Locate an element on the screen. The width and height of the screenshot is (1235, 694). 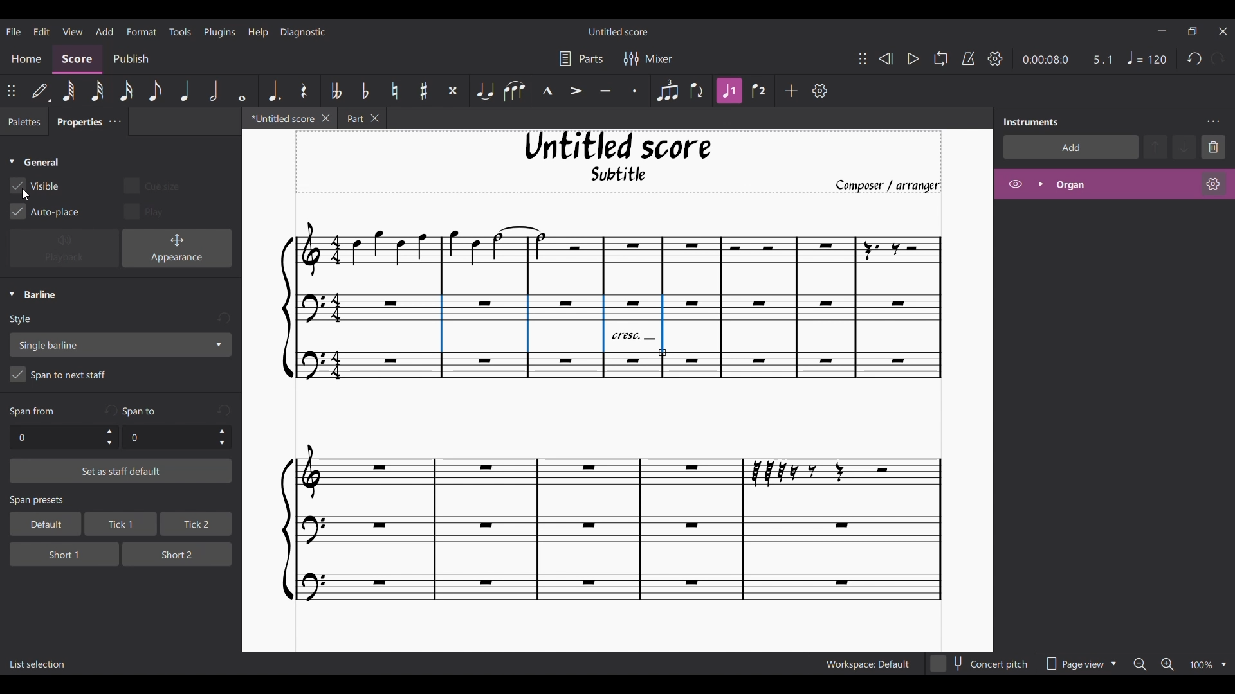
Zoom out is located at coordinates (1140, 664).